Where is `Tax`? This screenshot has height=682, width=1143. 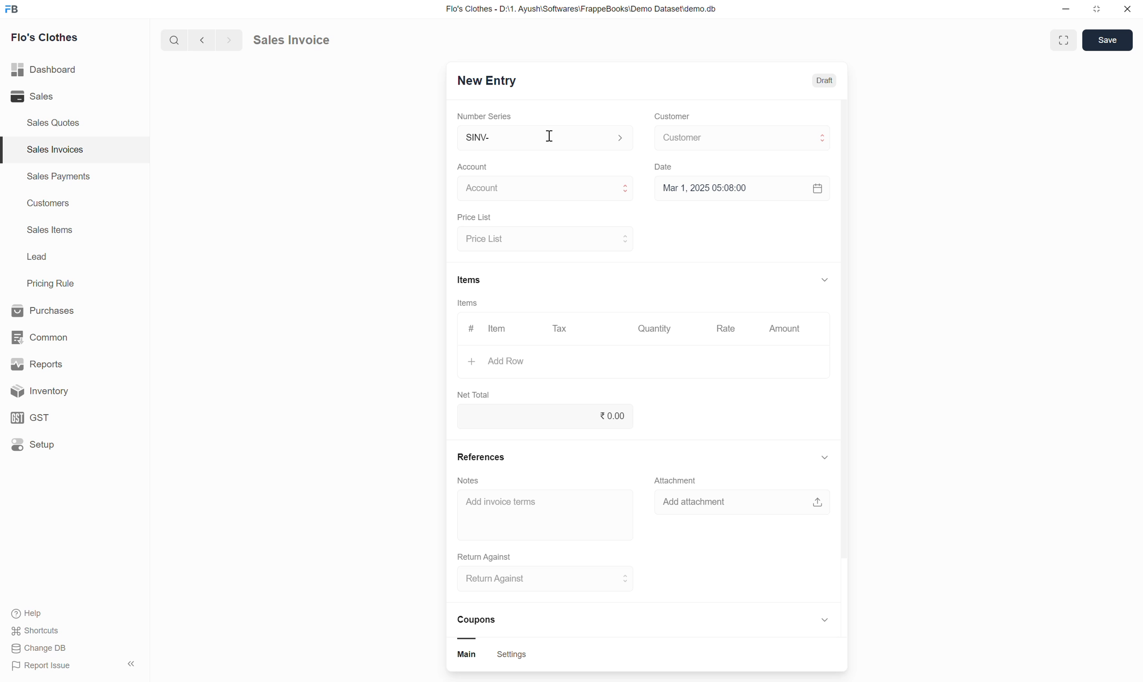
Tax is located at coordinates (561, 331).